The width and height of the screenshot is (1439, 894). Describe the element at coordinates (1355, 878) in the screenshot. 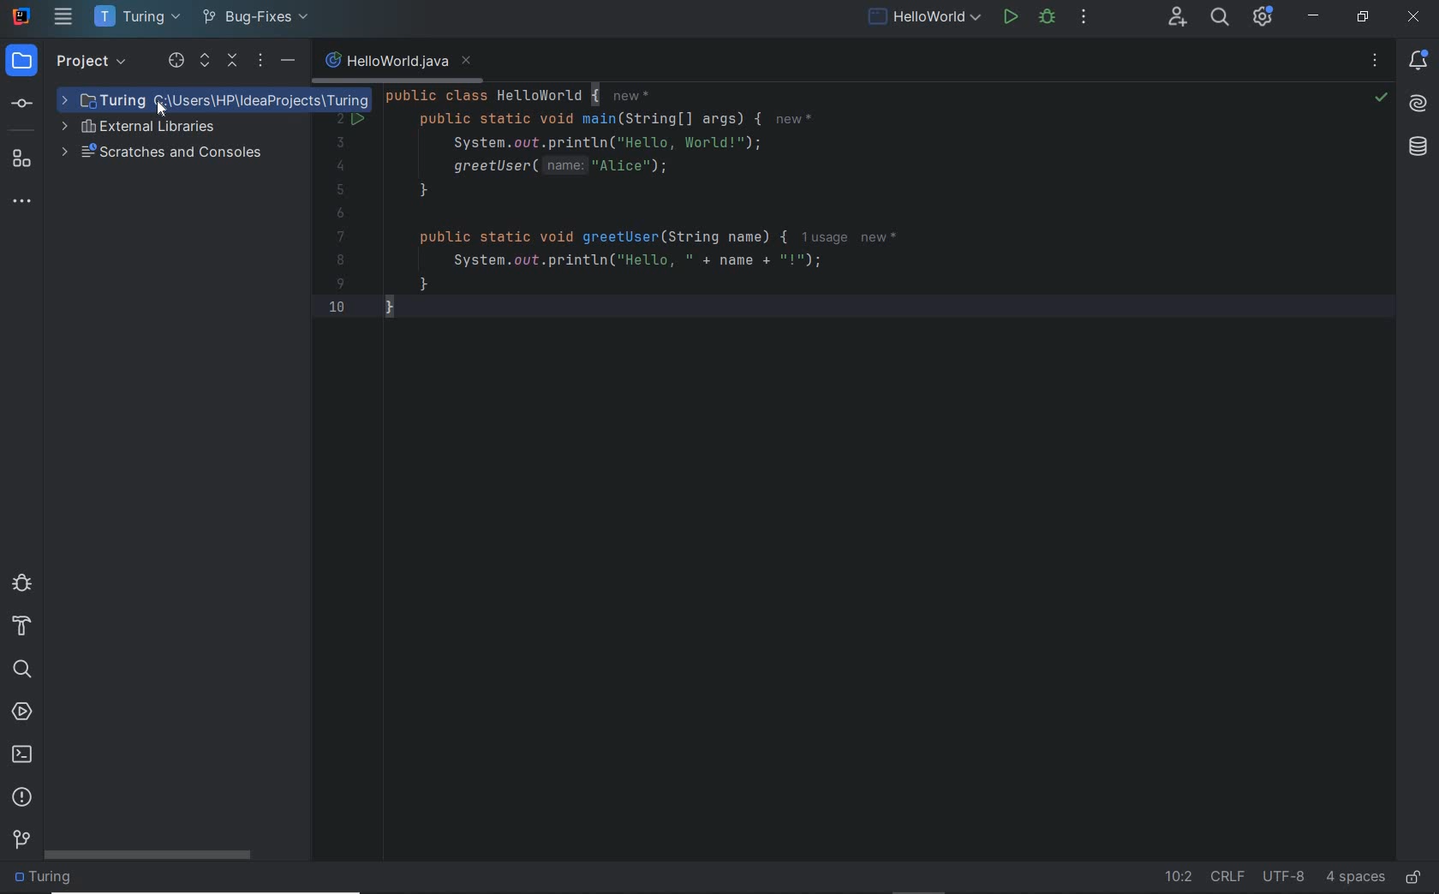

I see `indent` at that location.